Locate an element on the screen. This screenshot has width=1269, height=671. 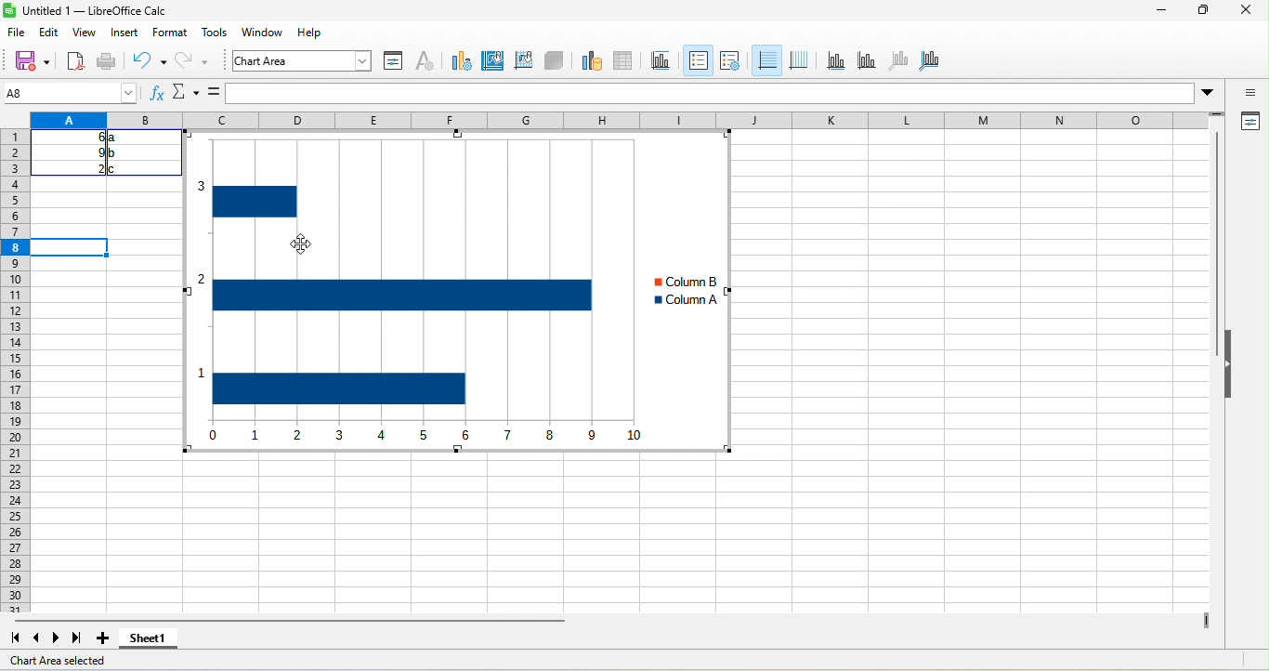
hide is located at coordinates (1232, 370).